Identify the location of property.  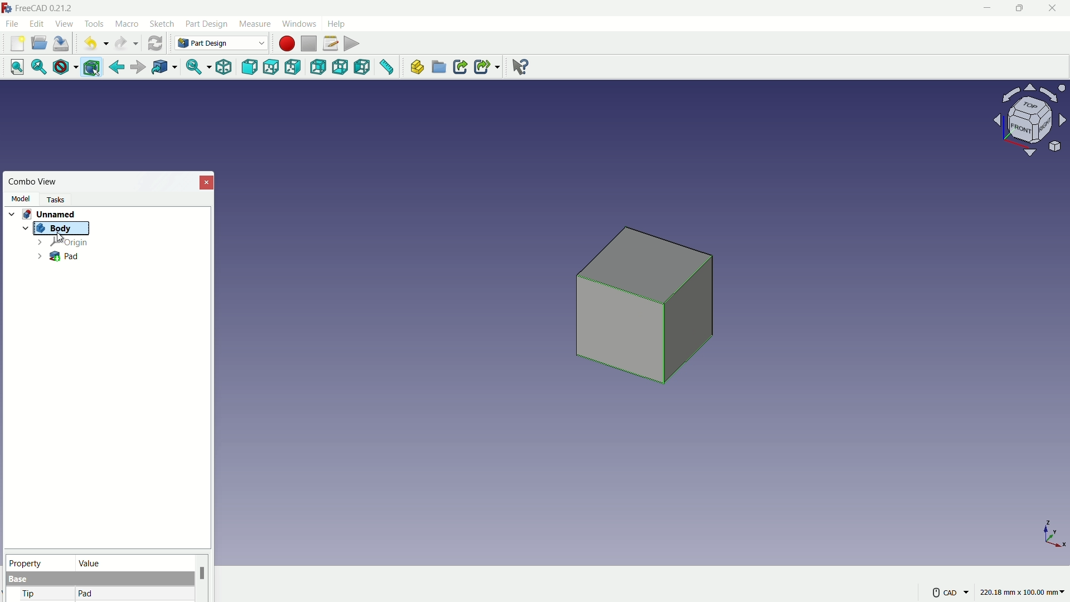
(38, 562).